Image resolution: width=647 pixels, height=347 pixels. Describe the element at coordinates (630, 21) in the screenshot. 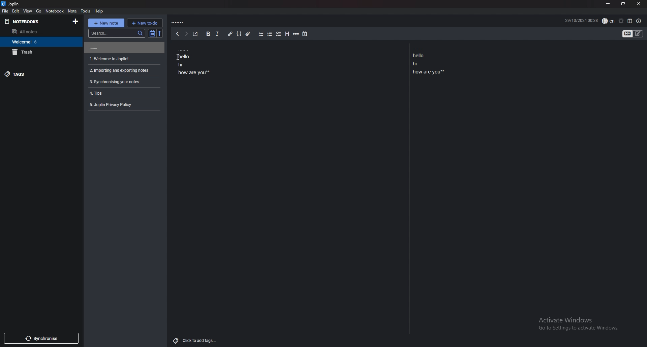

I see `toggle editor layout` at that location.